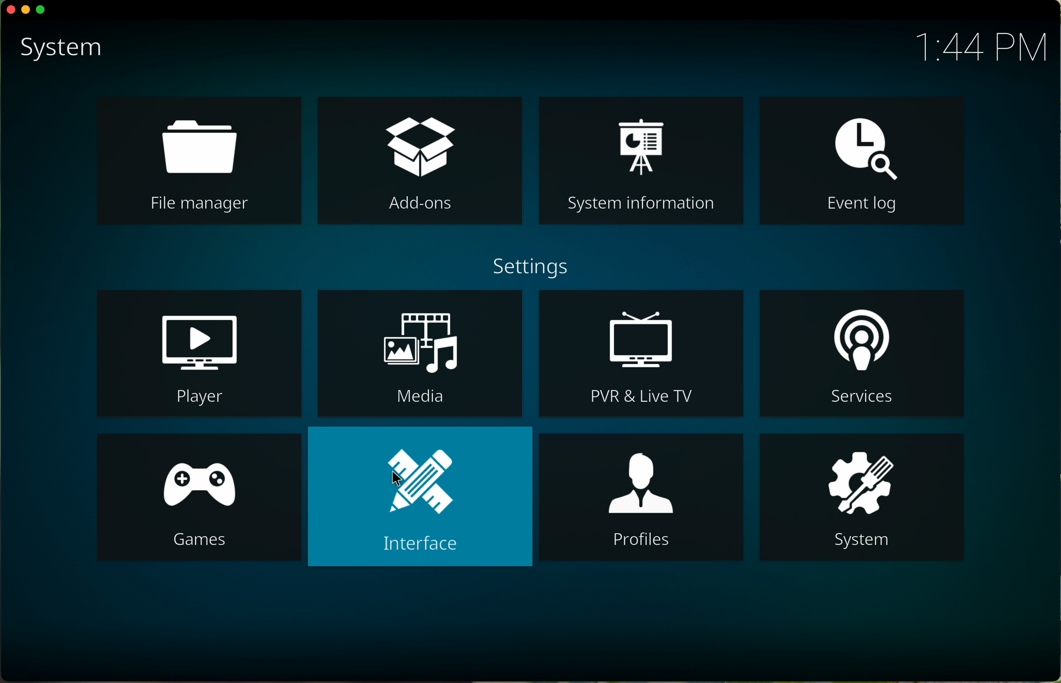  What do you see at coordinates (642, 352) in the screenshot?
I see `PVR & Live TV` at bounding box center [642, 352].